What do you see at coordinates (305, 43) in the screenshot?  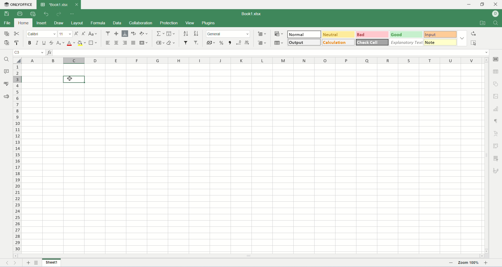 I see `output` at bounding box center [305, 43].